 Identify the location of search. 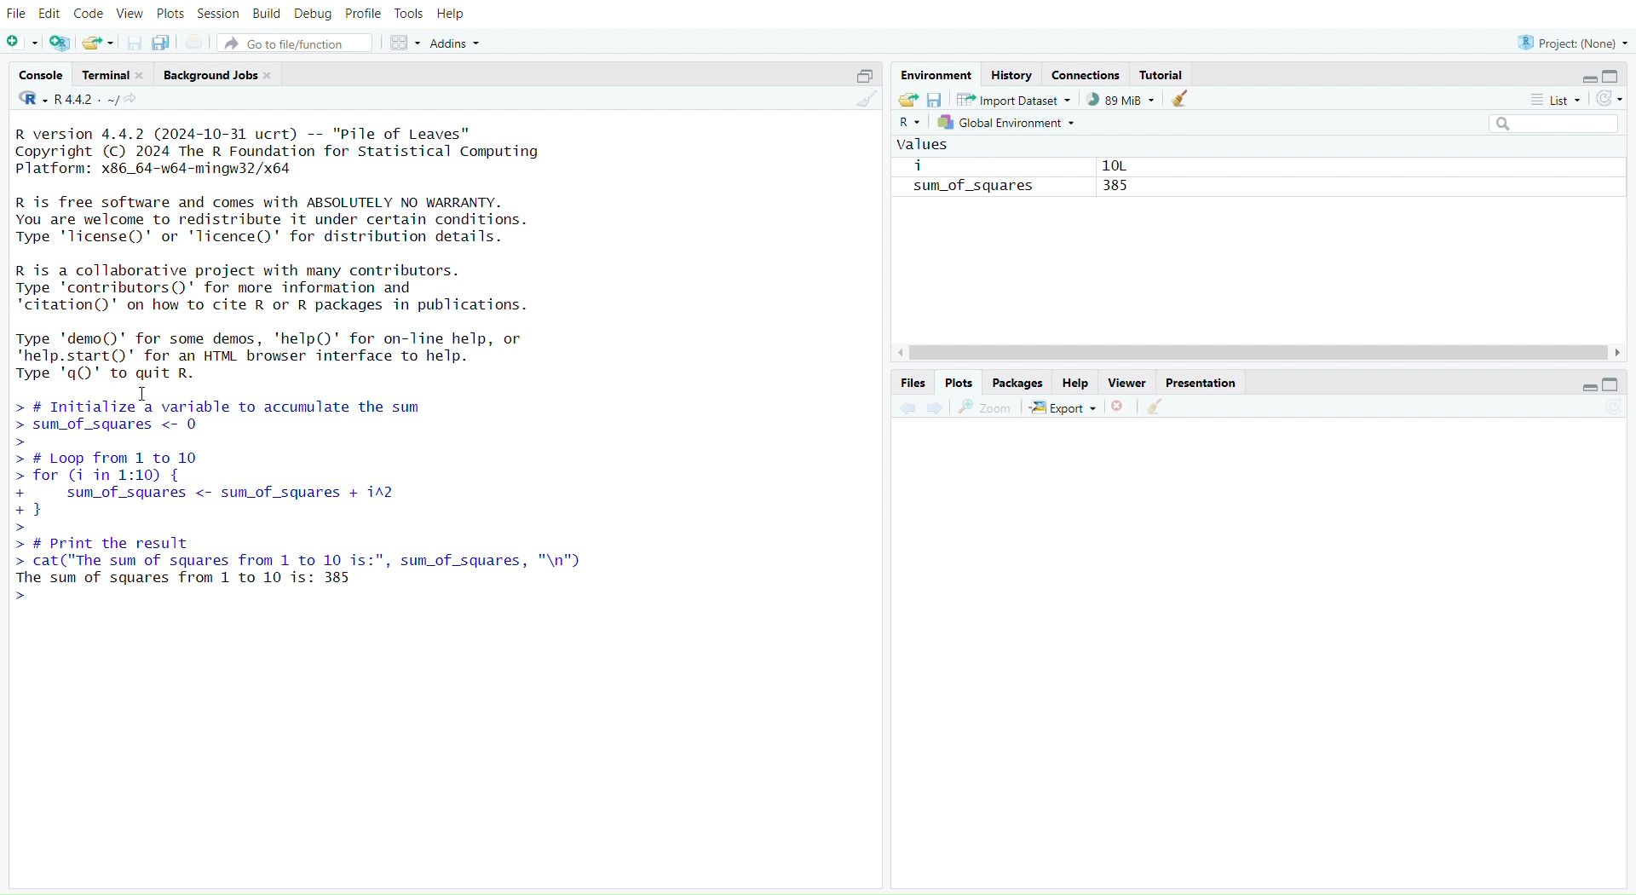
(1548, 124).